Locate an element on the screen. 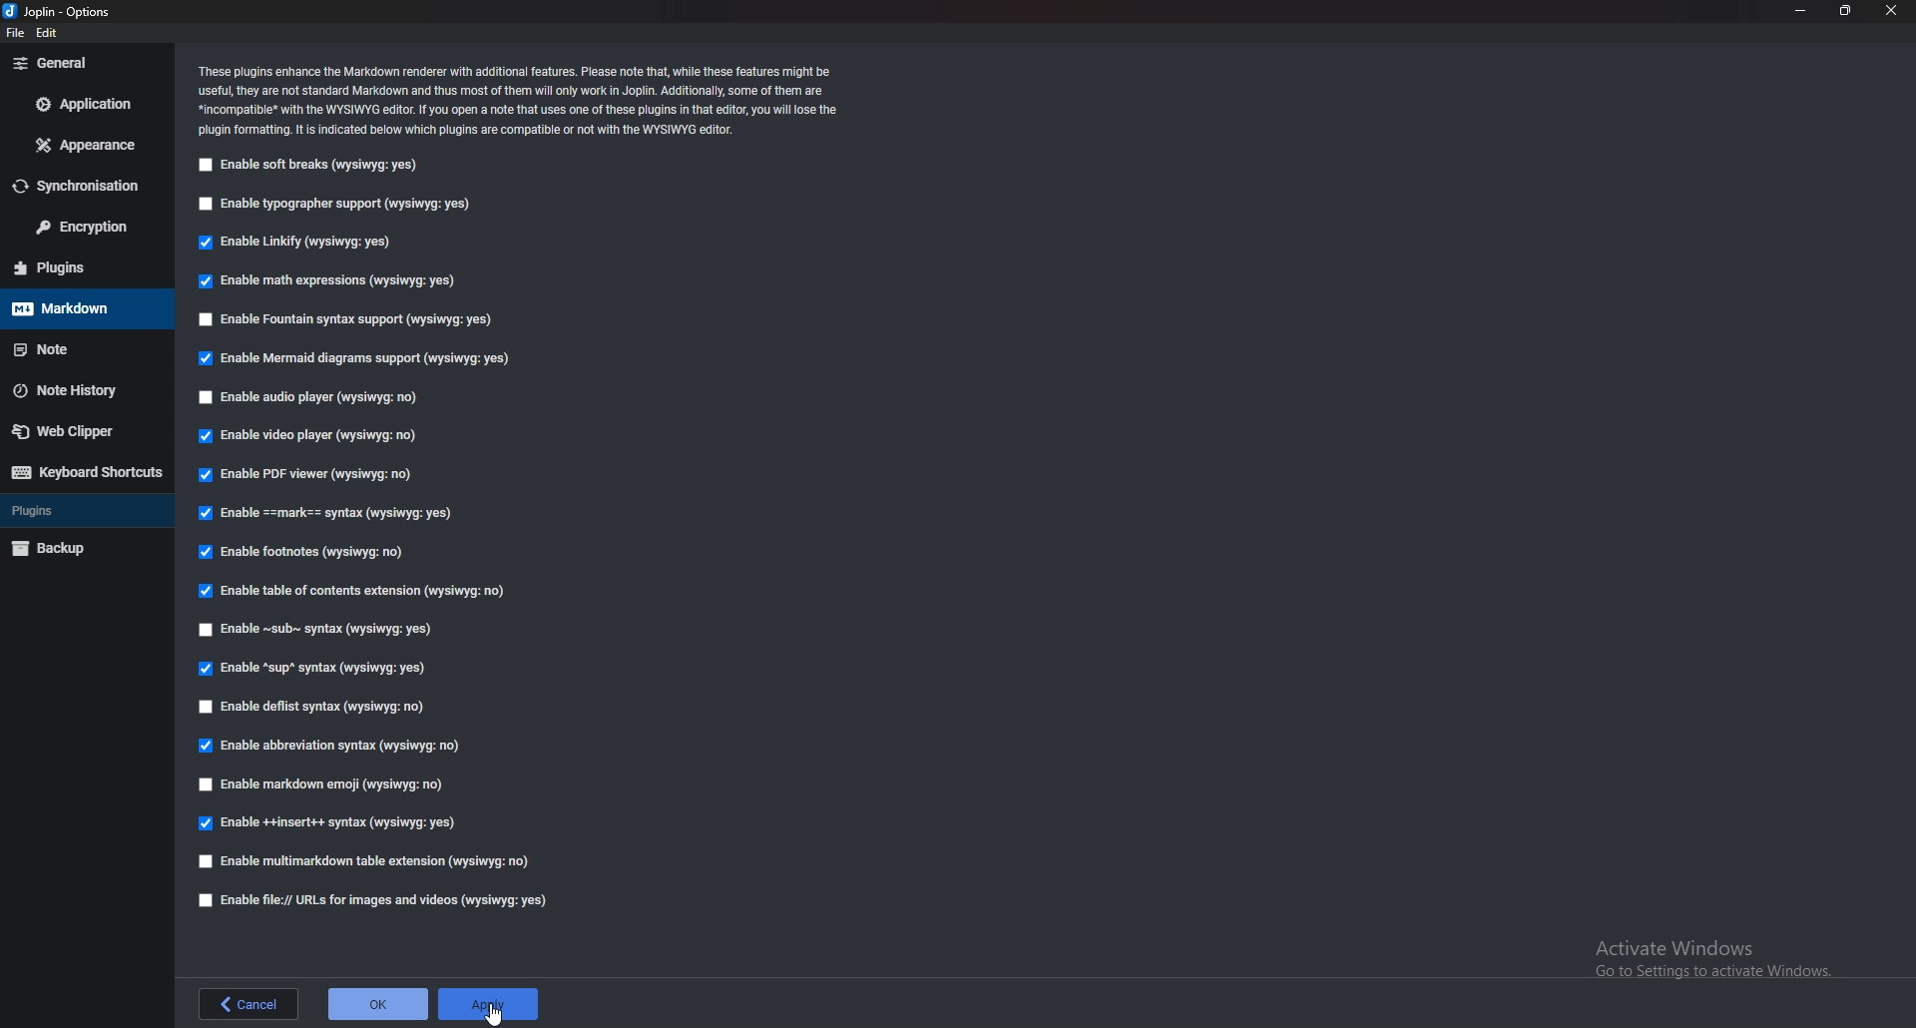 This screenshot has height=1028, width=1916. ok is located at coordinates (376, 1003).